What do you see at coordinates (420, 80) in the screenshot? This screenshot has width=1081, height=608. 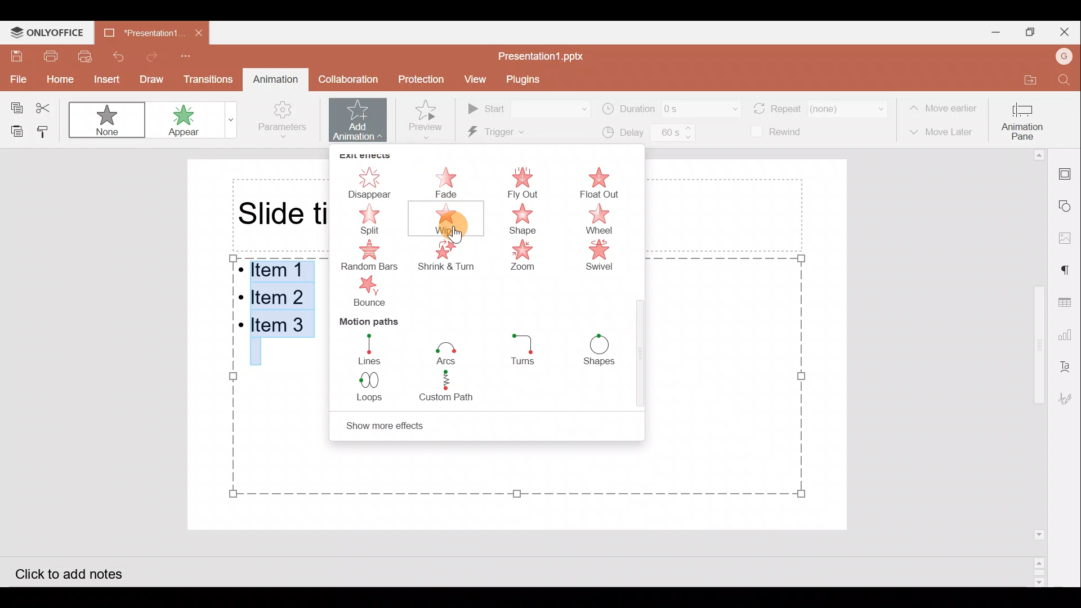 I see `Protection` at bounding box center [420, 80].